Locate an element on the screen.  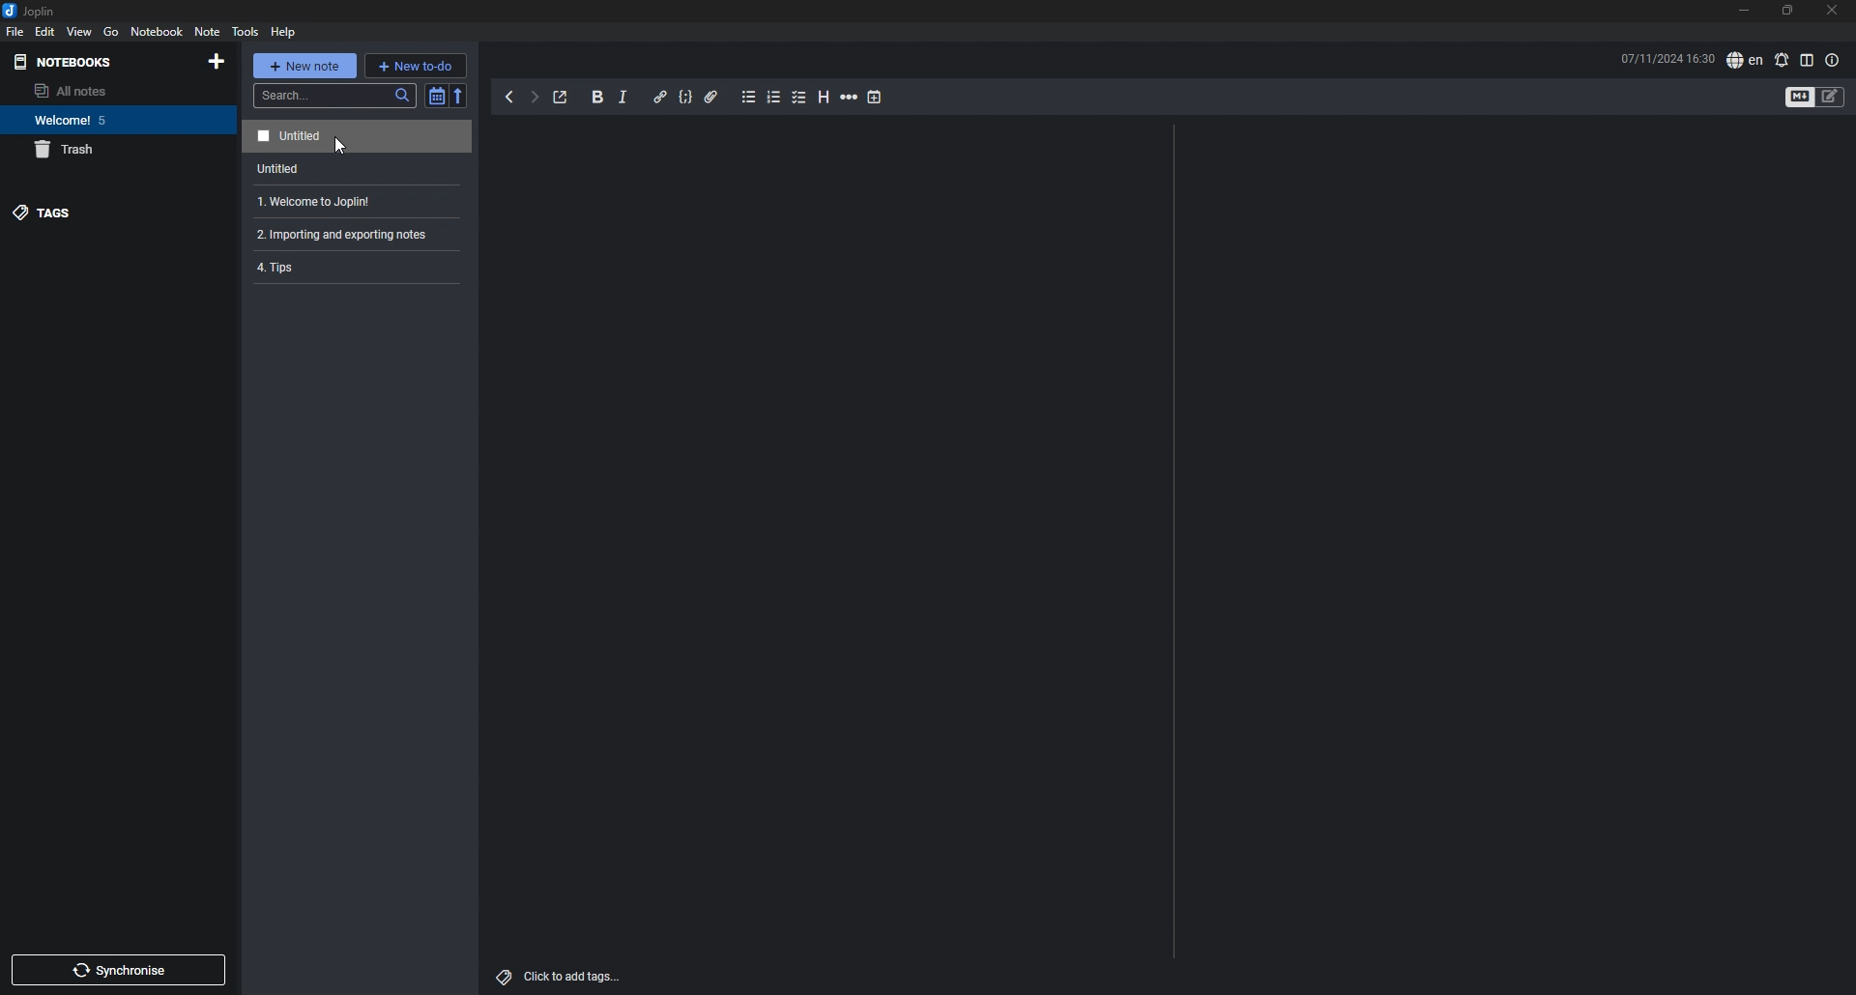
add time is located at coordinates (875, 97).